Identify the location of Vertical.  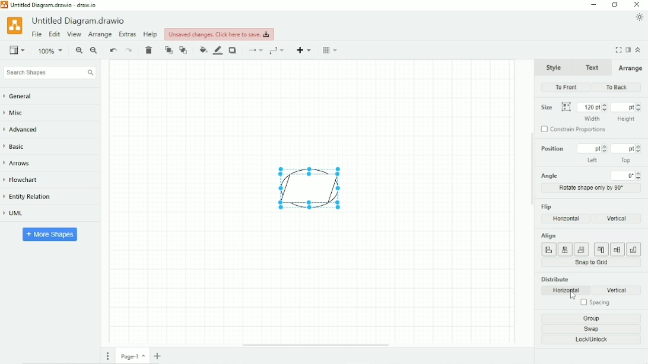
(620, 290).